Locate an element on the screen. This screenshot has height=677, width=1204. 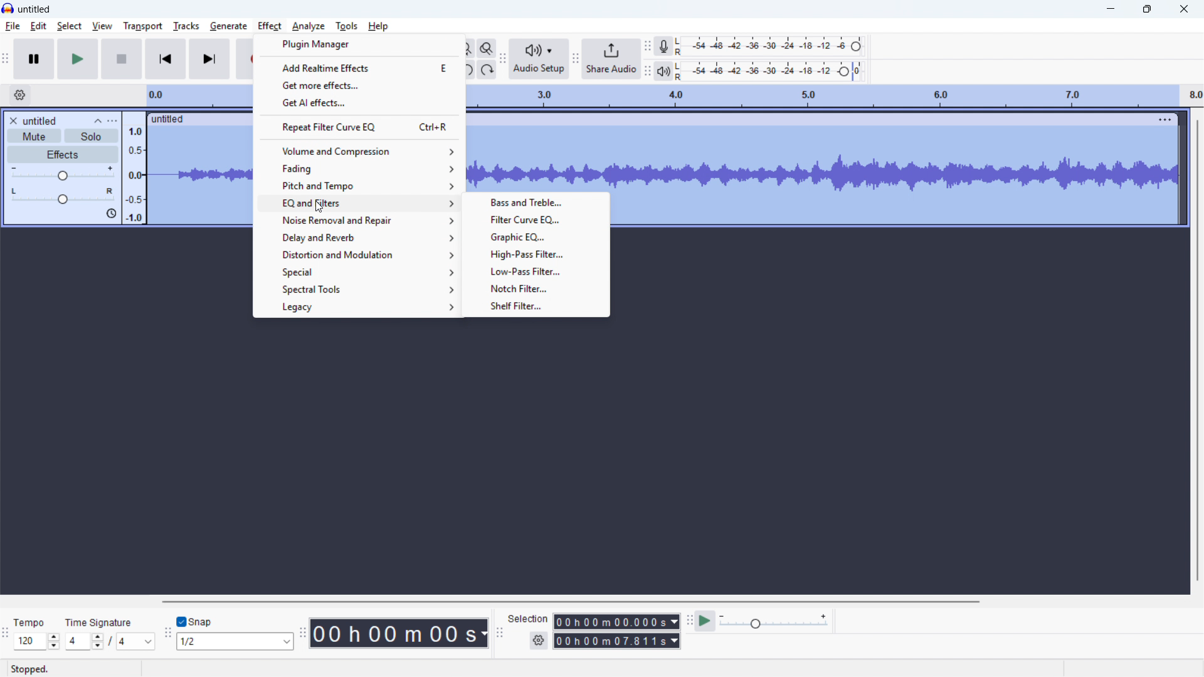
close  is located at coordinates (1183, 9).